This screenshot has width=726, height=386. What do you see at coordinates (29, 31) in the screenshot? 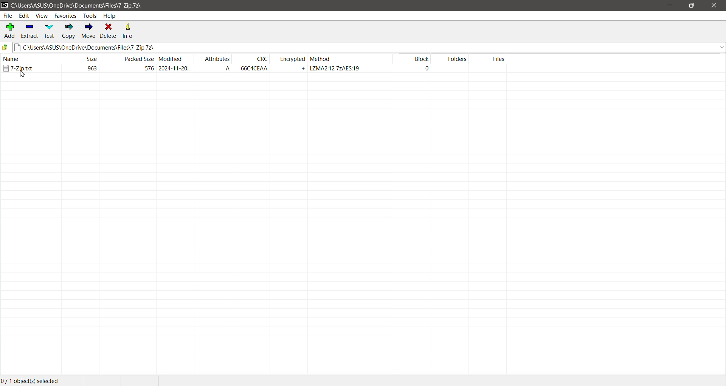
I see `Extract` at bounding box center [29, 31].